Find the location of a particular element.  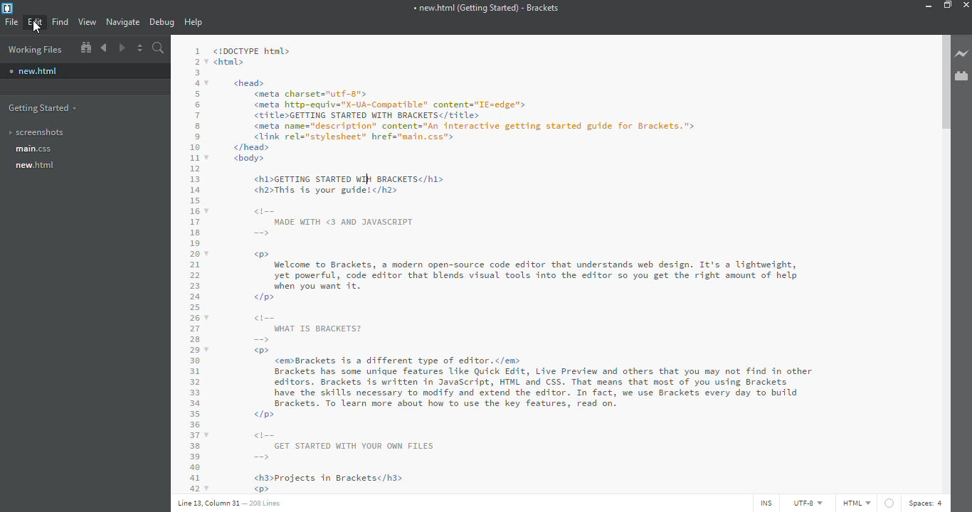

<!DOCTYPE html>
 <heal>
<head>

meta charset-rutf-ars

<heta hitp-equiv="X-U-Conpatible" content="IE-edge">

CEit1e>GETTING STARTED WITH BRACKETS</title>

<meta name="description” content="An interactive getting started guide for Brackets."

<link rel="stylesheet" href="main.css">

<head>

<body>

<hI>GETTING STARTED Wil BRACKETS</h1>

ha>This is your guidet</hz>
Ph

WADE WITH <3 AND JAVASCRIPT
EN is located at coordinates (464, 142).